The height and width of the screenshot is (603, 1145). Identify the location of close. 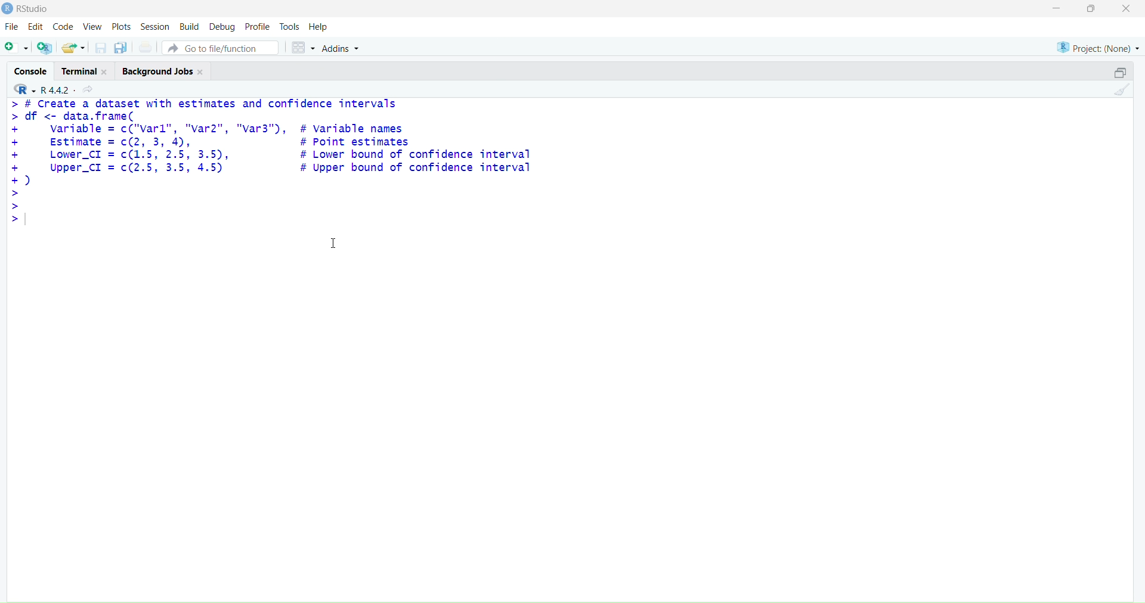
(1127, 10).